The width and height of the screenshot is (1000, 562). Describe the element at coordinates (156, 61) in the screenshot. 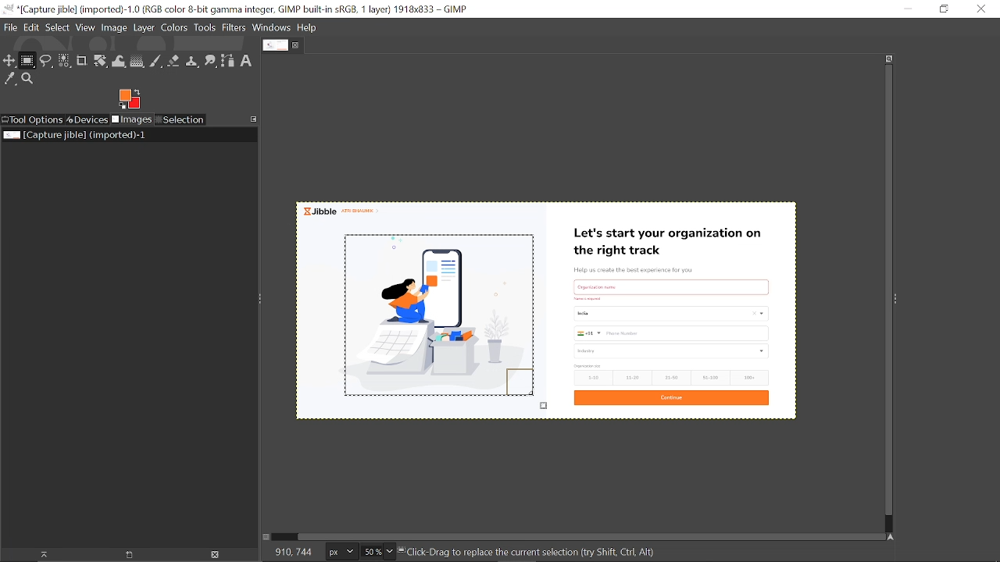

I see `Paintbrush tool` at that location.